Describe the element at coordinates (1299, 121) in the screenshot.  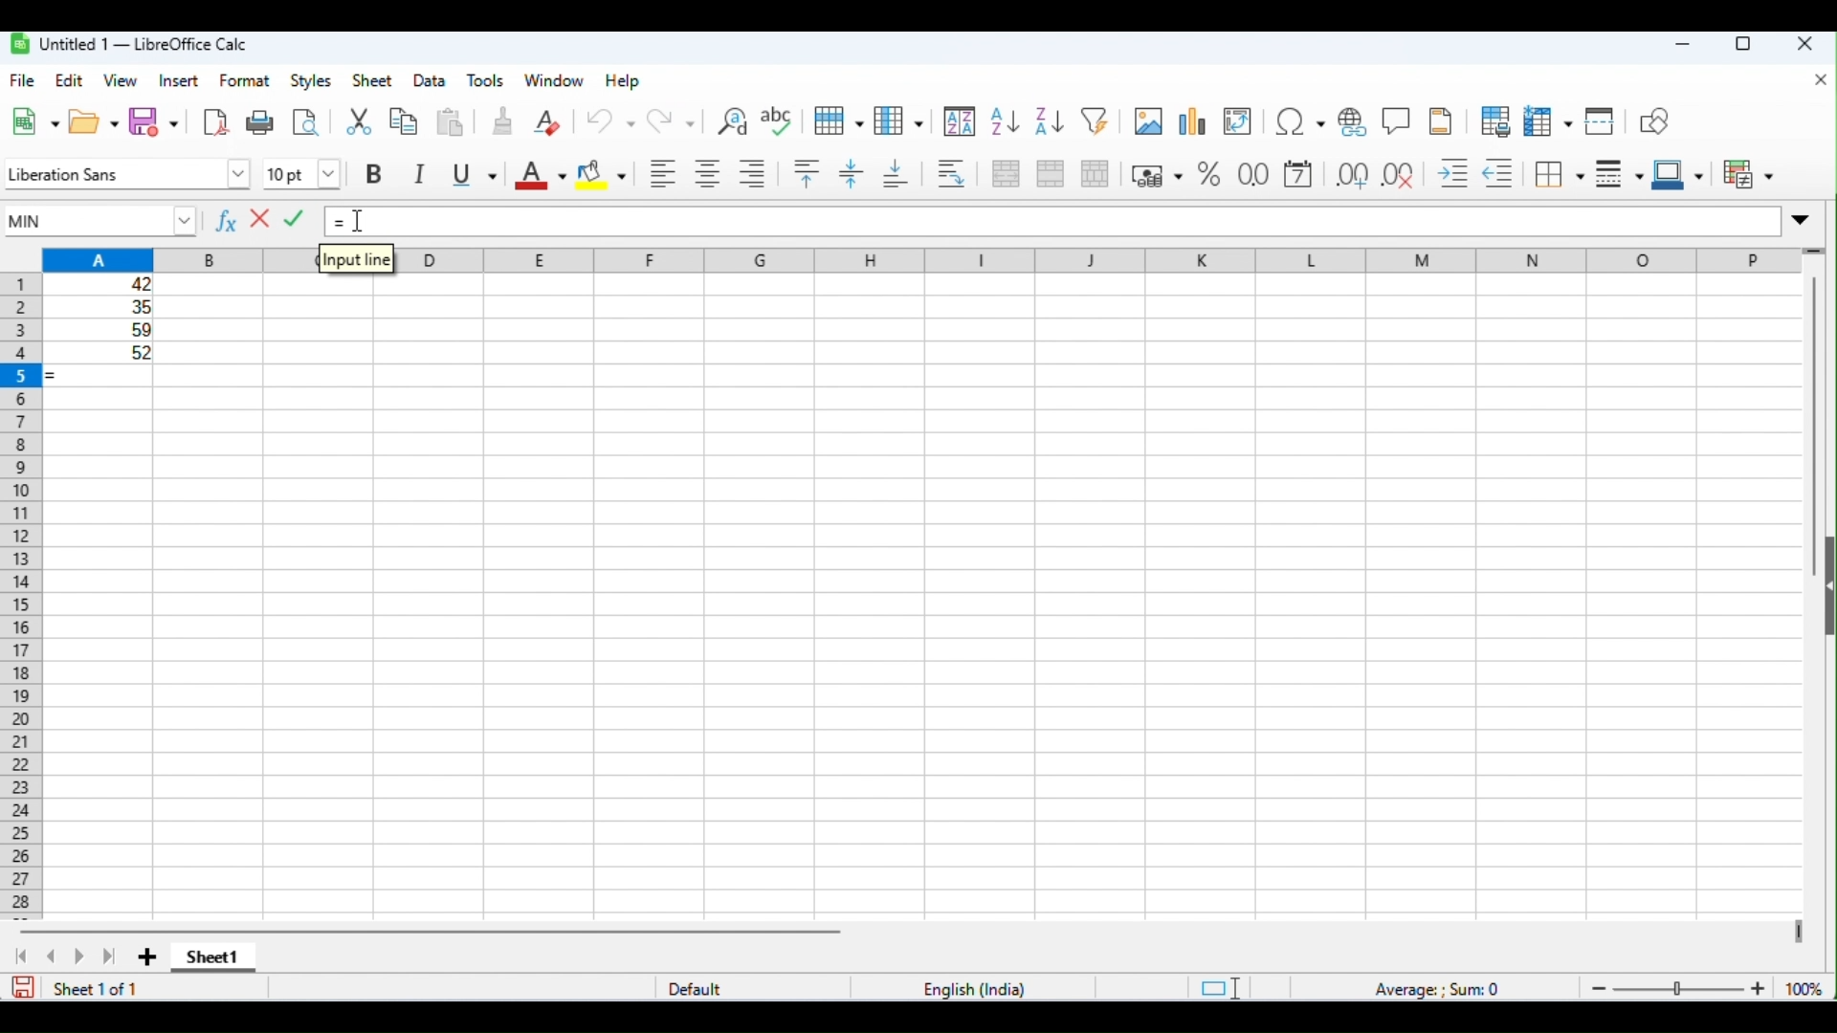
I see `insert special characters` at that location.